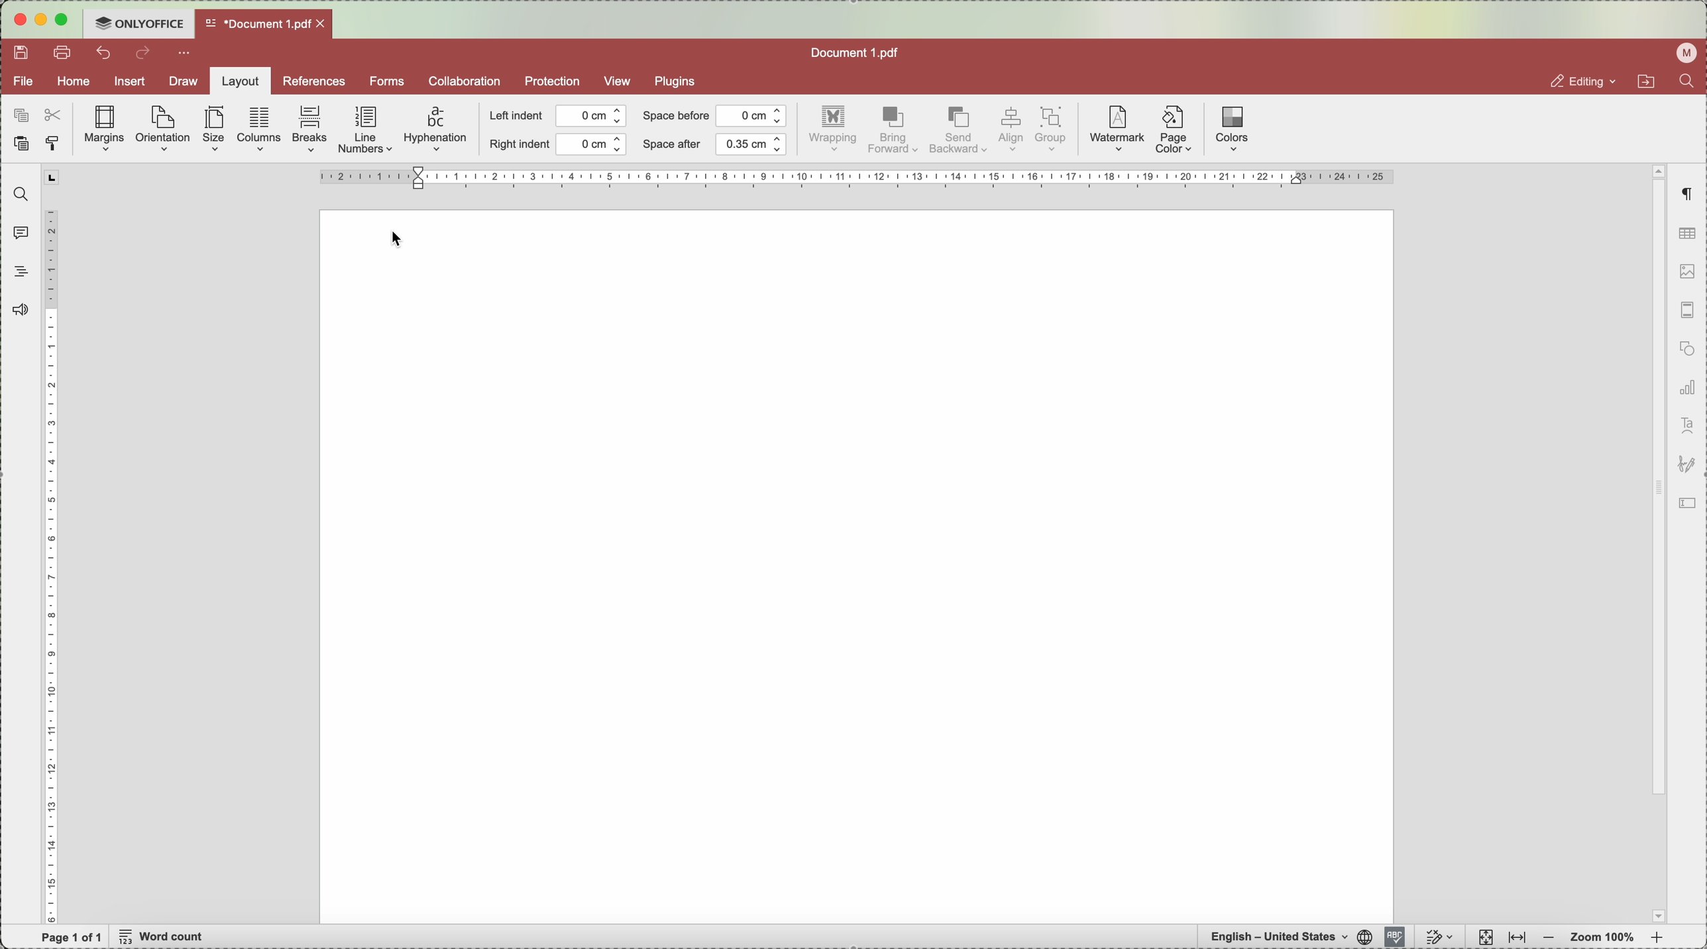 Image resolution: width=1707 pixels, height=949 pixels. I want to click on cursor, so click(403, 239).